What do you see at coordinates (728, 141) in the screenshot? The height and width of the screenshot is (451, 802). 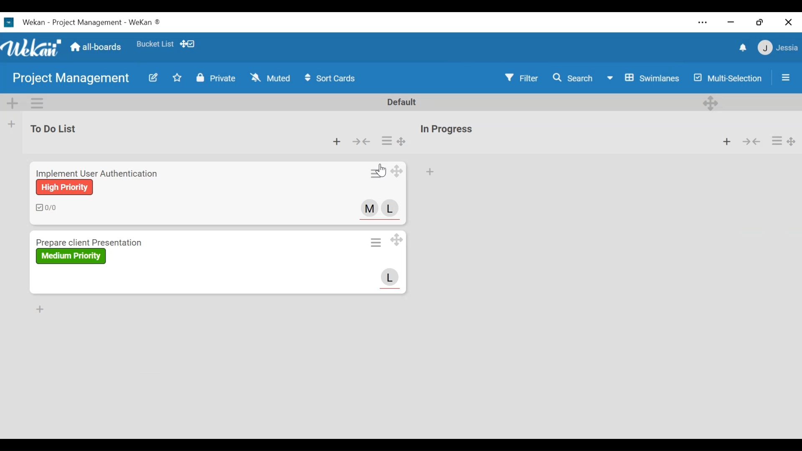 I see `Add card to top of the list` at bounding box center [728, 141].